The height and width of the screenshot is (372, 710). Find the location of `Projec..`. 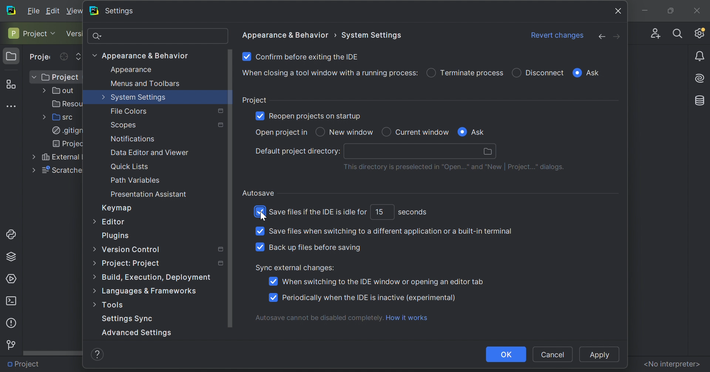

Projec.. is located at coordinates (63, 144).